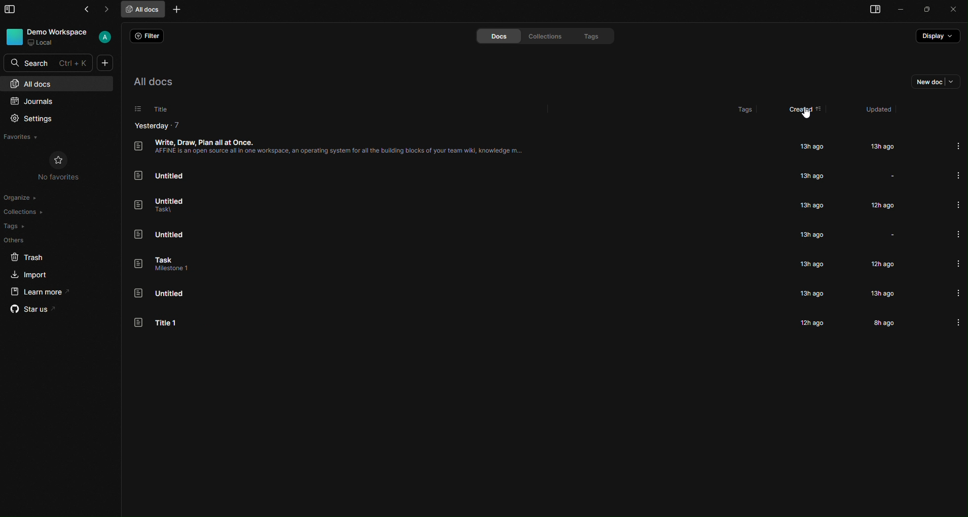 This screenshot has height=517, width=968. Describe the element at coordinates (31, 117) in the screenshot. I see `settings` at that location.